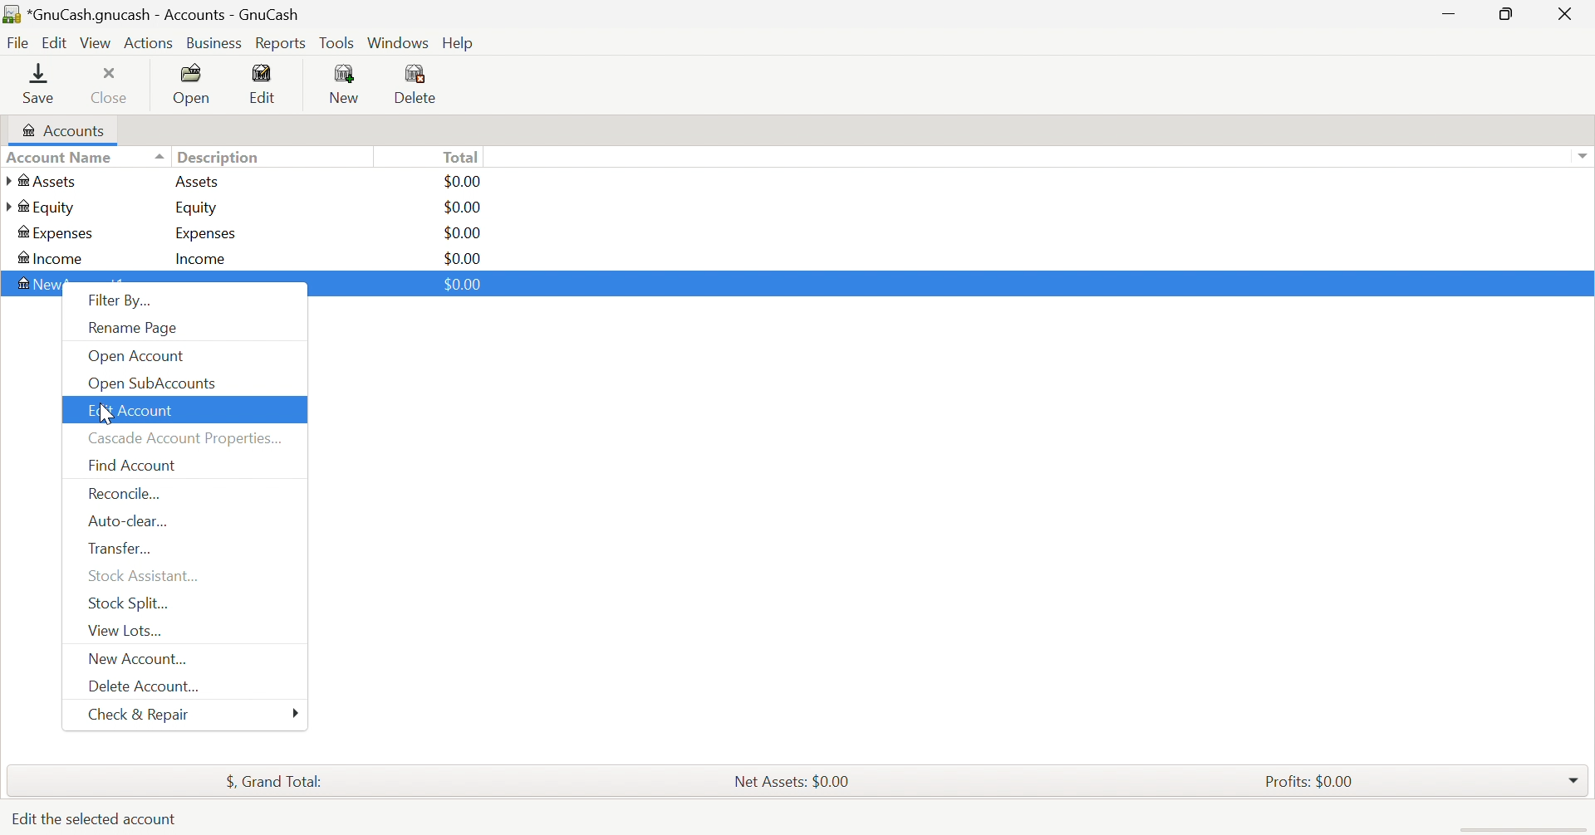 The width and height of the screenshot is (1595, 835). What do you see at coordinates (125, 630) in the screenshot?
I see `View Lots...` at bounding box center [125, 630].